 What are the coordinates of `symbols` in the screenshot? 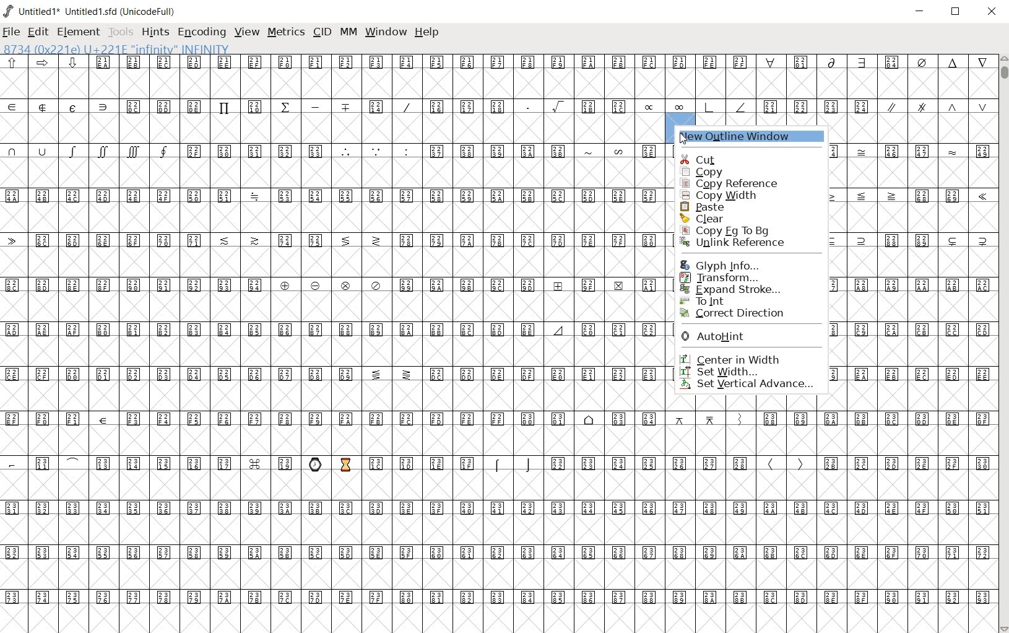 It's located at (605, 150).